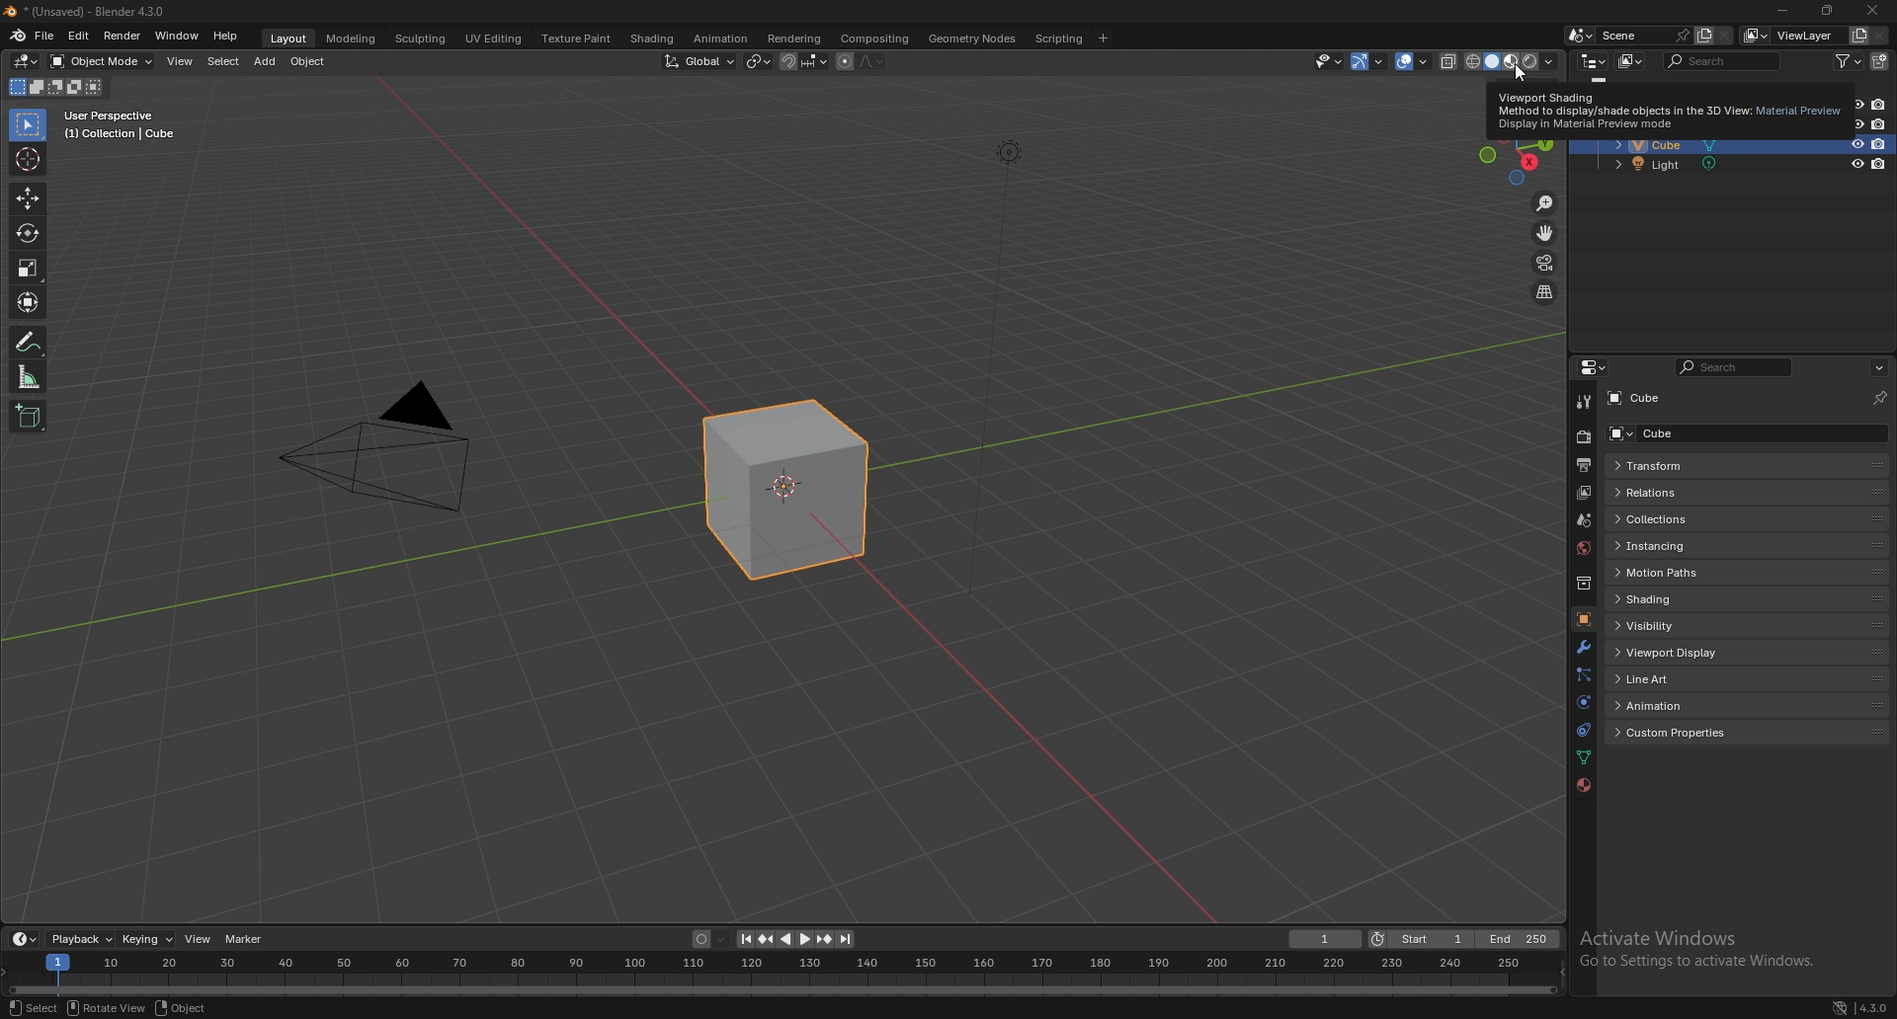 The width and height of the screenshot is (1897, 1019). Describe the element at coordinates (1631, 60) in the screenshot. I see `display mode` at that location.